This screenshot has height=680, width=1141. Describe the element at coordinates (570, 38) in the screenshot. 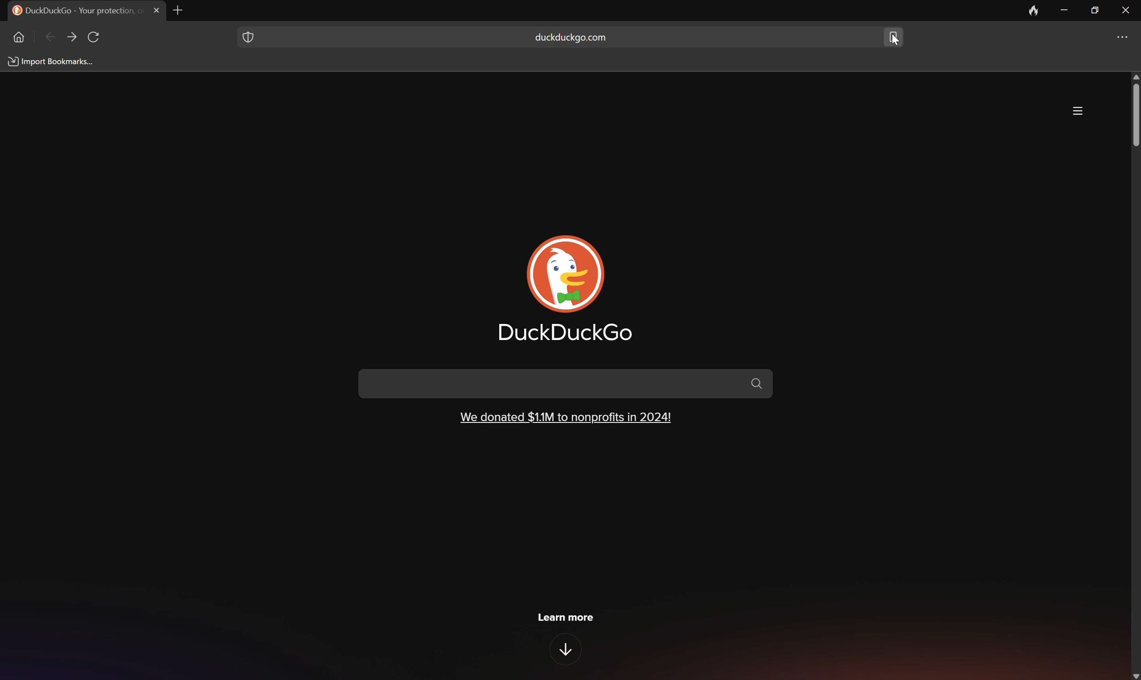

I see `duckduckgo.com` at that location.